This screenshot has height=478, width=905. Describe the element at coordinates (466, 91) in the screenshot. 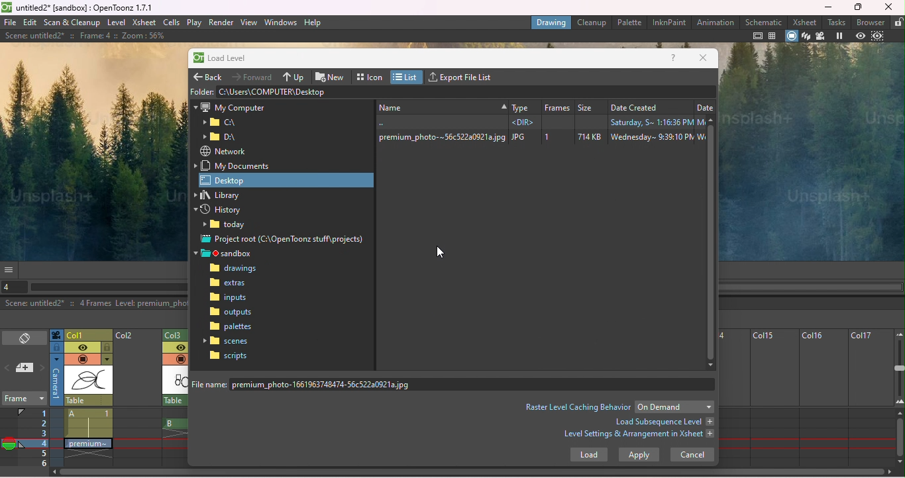

I see `address bar` at that location.